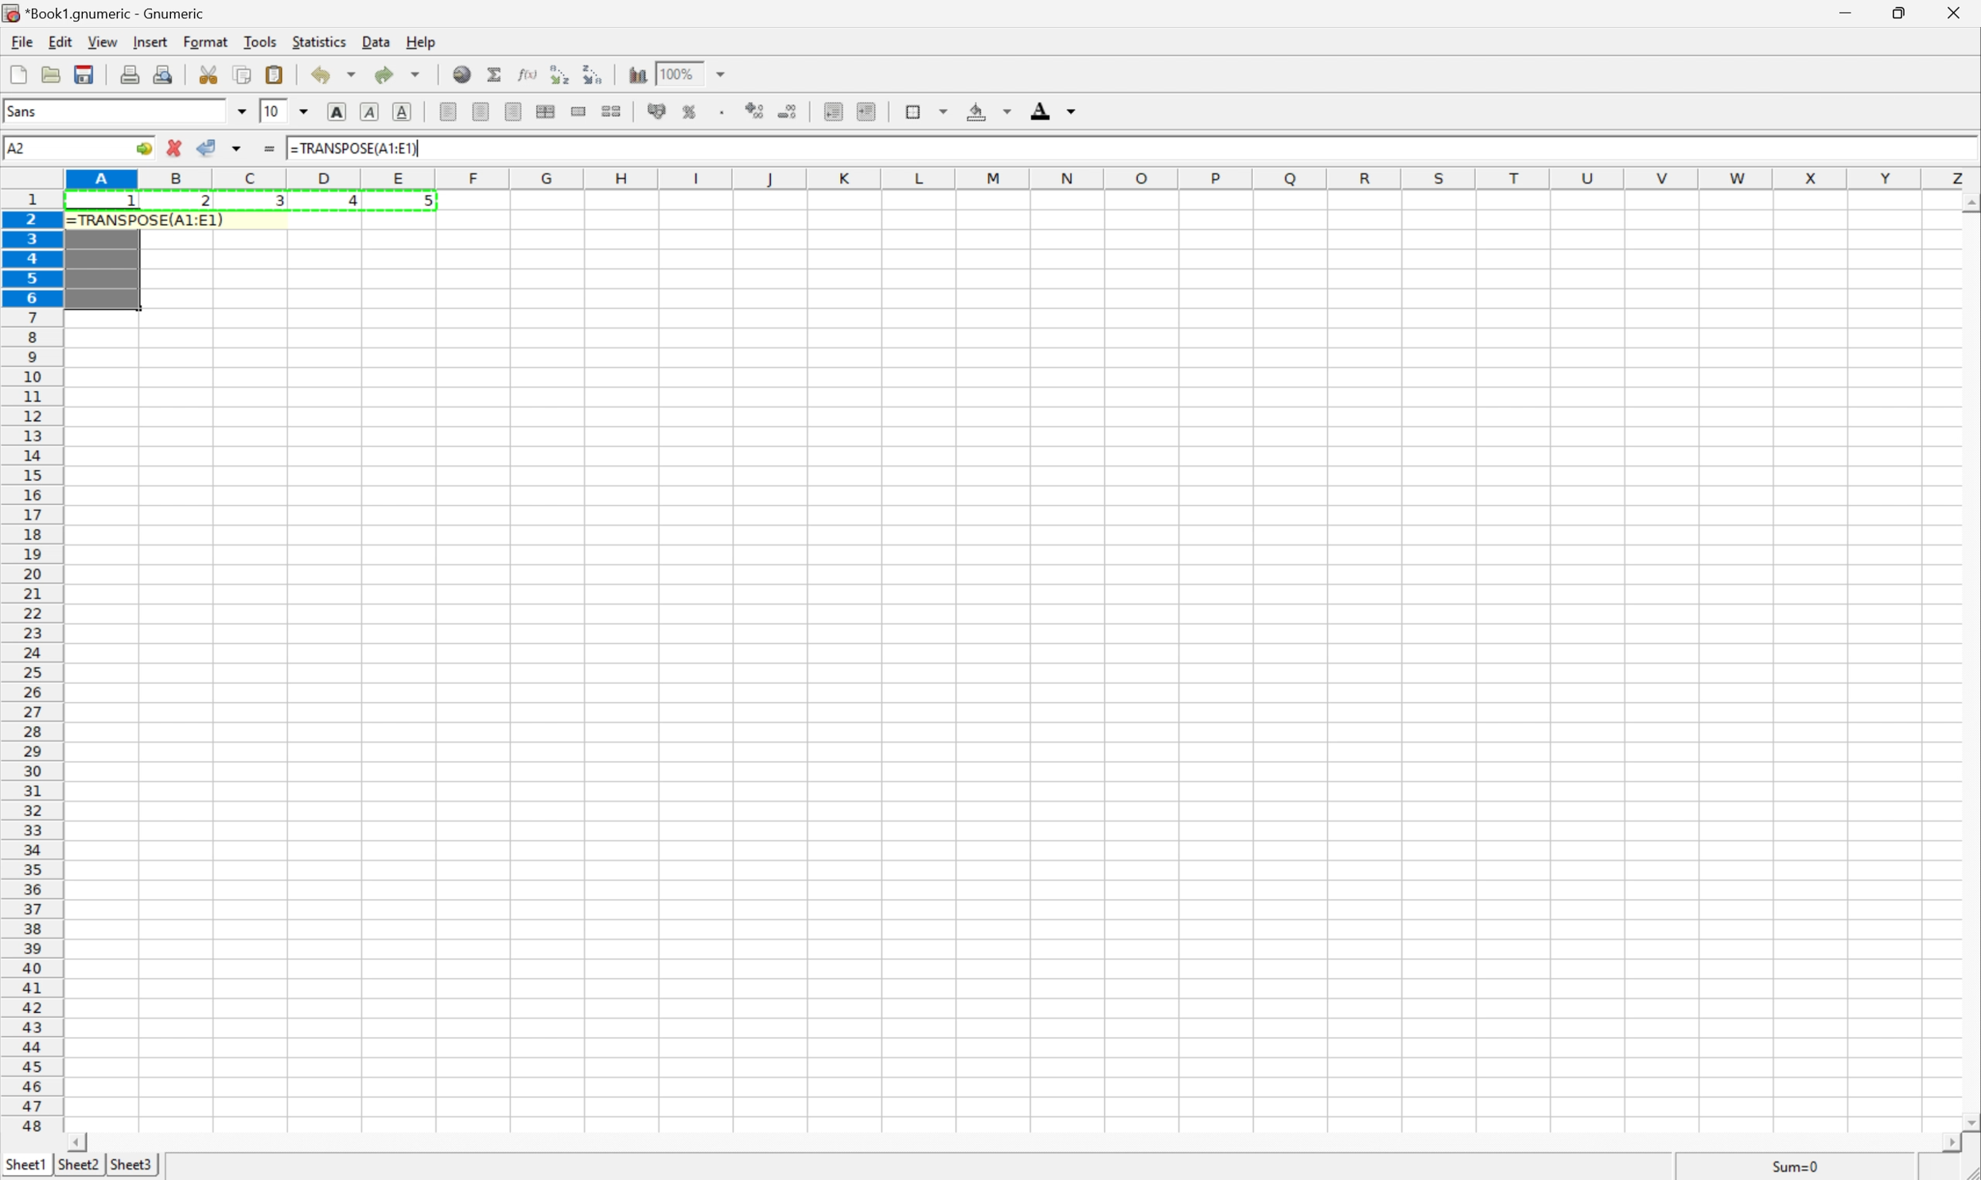  Describe the element at coordinates (356, 149) in the screenshot. I see `=TRANSPOSE(A1:E1)` at that location.